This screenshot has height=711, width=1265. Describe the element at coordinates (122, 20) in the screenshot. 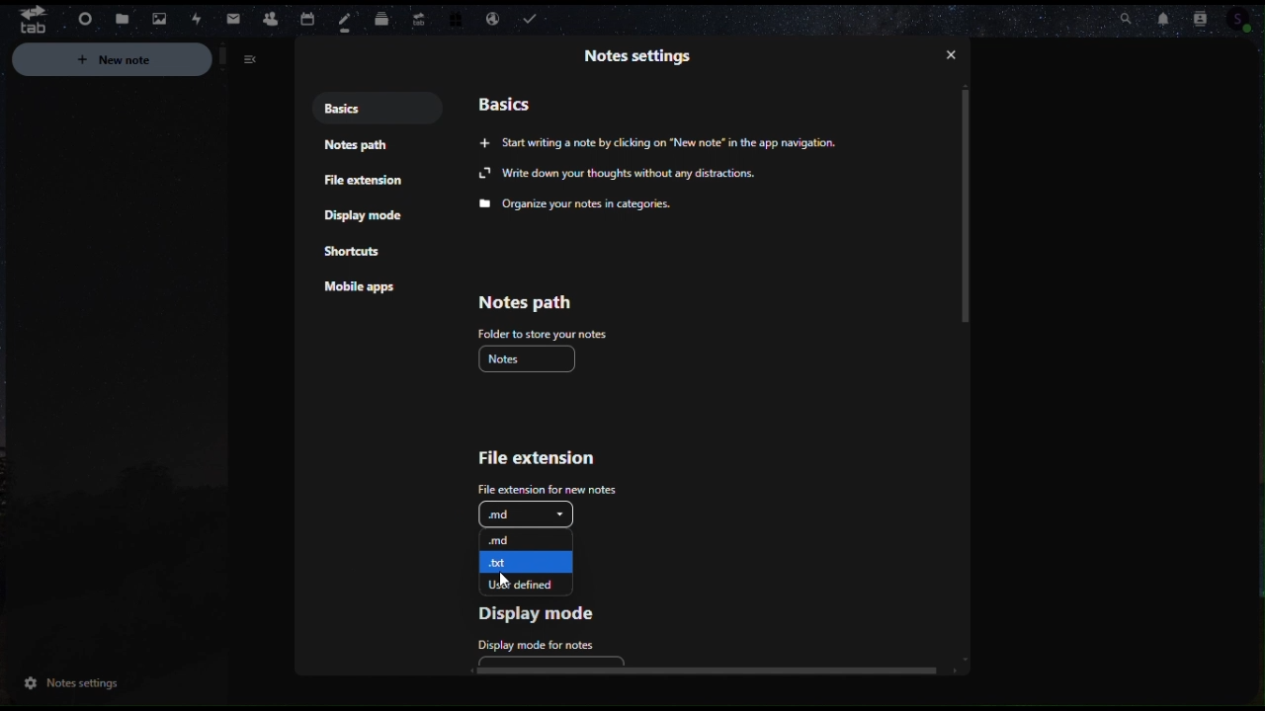

I see `Files` at that location.